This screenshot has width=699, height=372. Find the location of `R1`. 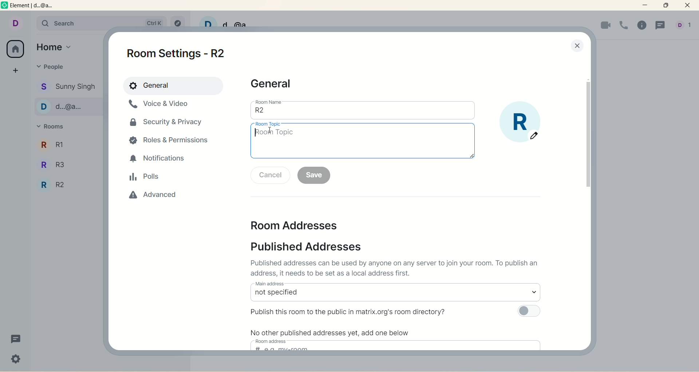

R1 is located at coordinates (67, 144).